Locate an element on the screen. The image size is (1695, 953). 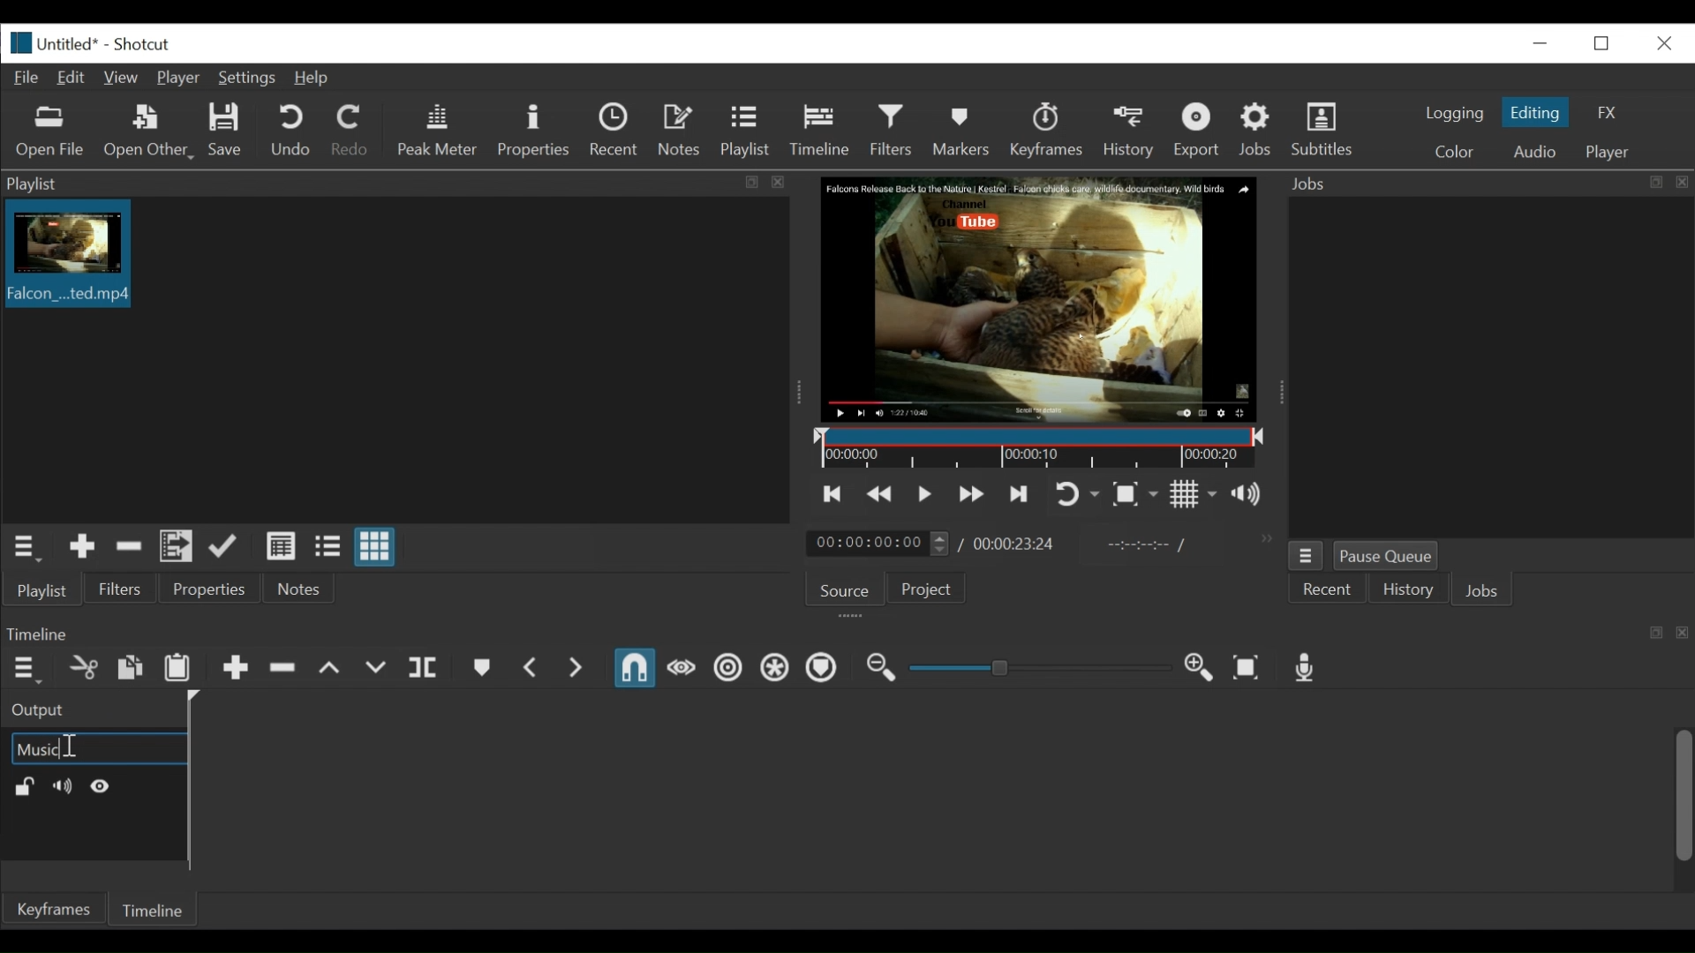
Lift is located at coordinates (330, 667).